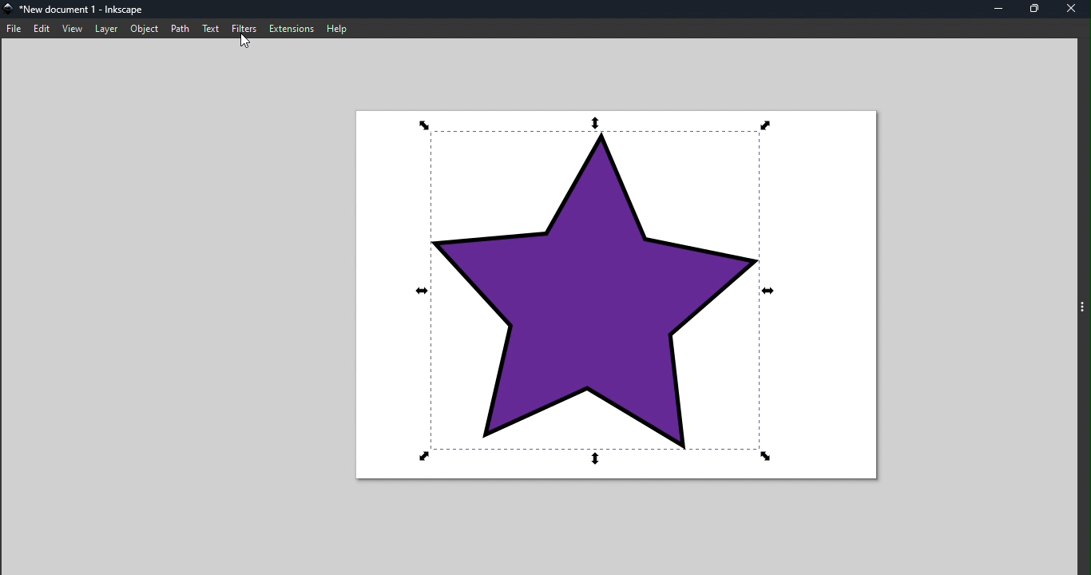 The height and width of the screenshot is (575, 1091). What do you see at coordinates (42, 28) in the screenshot?
I see `Edit` at bounding box center [42, 28].